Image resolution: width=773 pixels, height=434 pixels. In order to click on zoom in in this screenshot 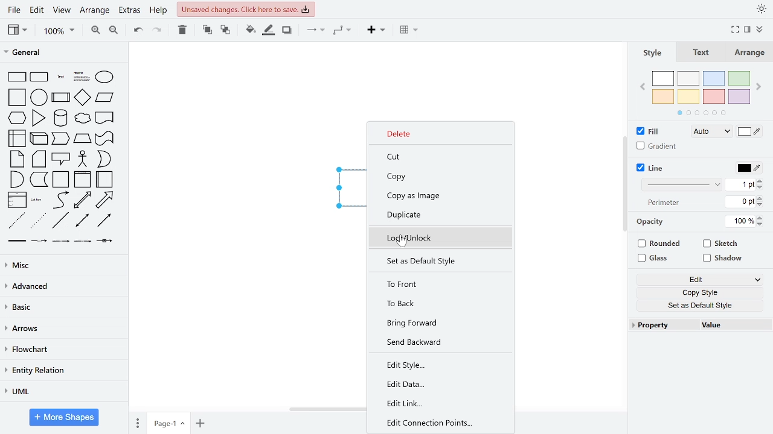, I will do `click(93, 30)`.